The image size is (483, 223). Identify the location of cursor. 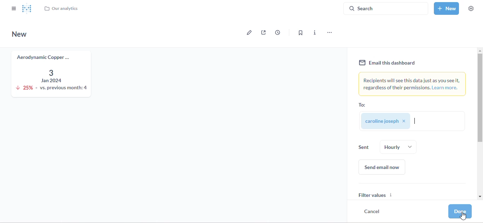
(463, 216).